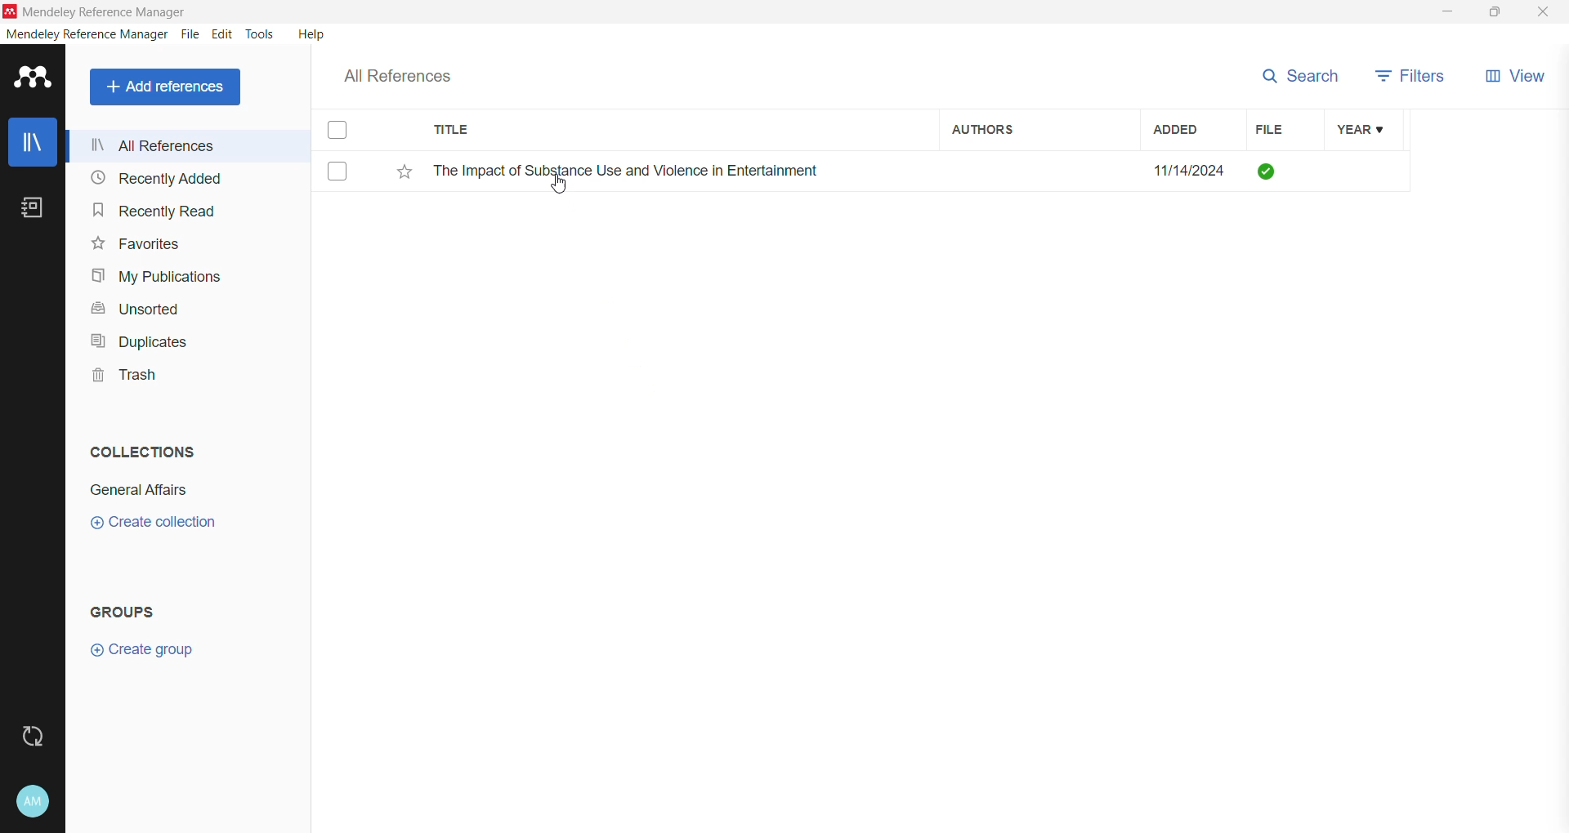 This screenshot has height=833, width=1569. What do you see at coordinates (134, 340) in the screenshot?
I see `Duplicates` at bounding box center [134, 340].